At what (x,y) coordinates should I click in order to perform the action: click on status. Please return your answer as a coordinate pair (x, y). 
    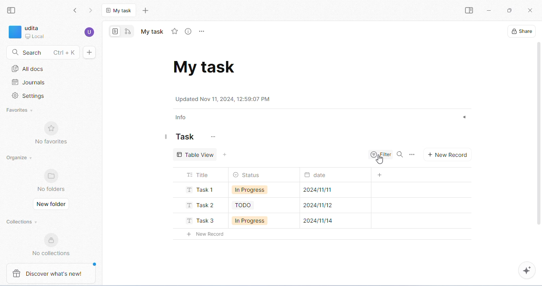
    Looking at the image, I should click on (246, 175).